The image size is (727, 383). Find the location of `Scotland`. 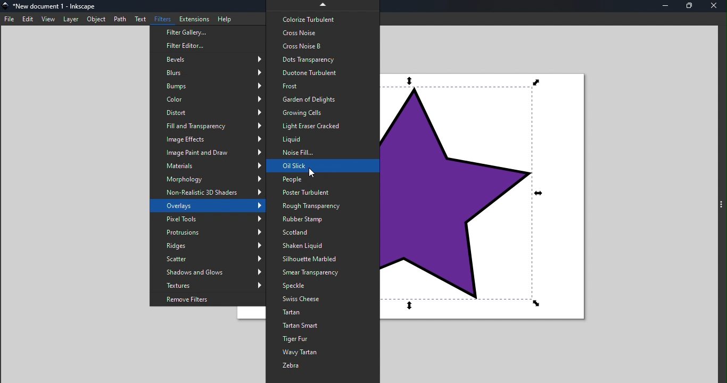

Scotland is located at coordinates (325, 232).